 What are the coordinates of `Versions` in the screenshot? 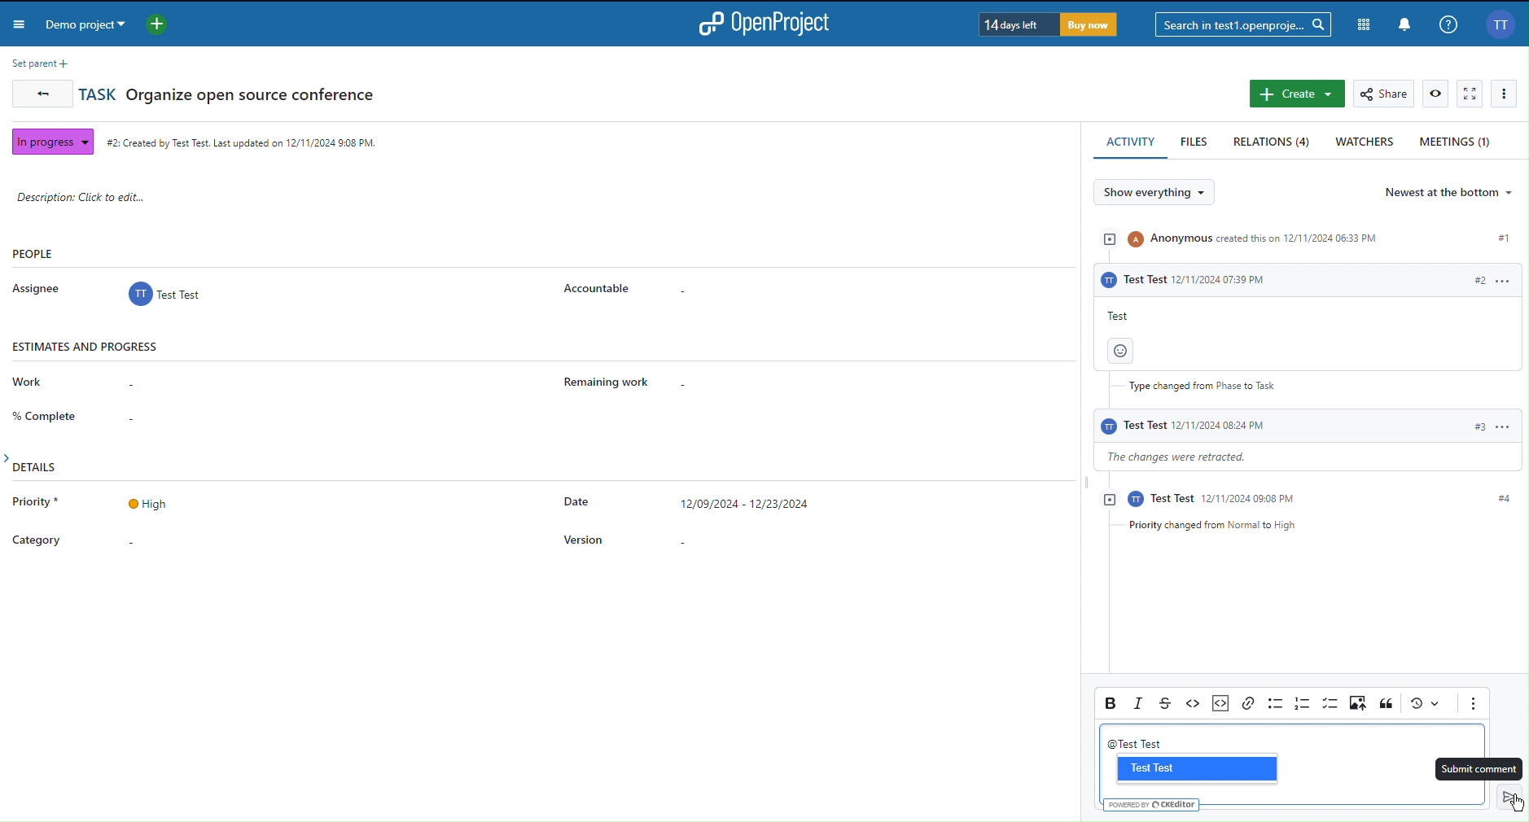 It's located at (1424, 704).